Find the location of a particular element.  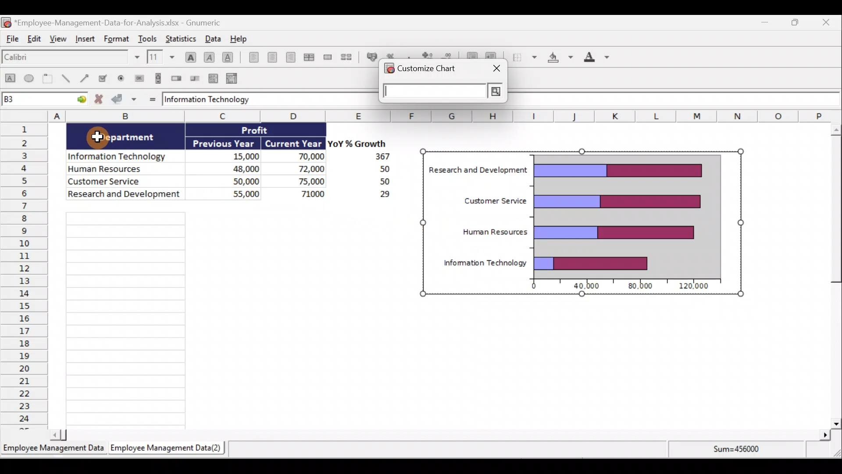

Background is located at coordinates (561, 59).